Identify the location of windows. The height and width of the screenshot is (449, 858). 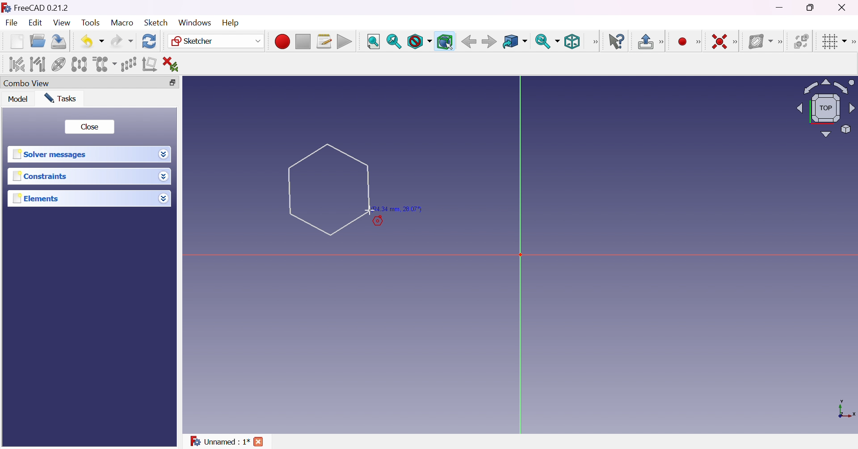
(195, 23).